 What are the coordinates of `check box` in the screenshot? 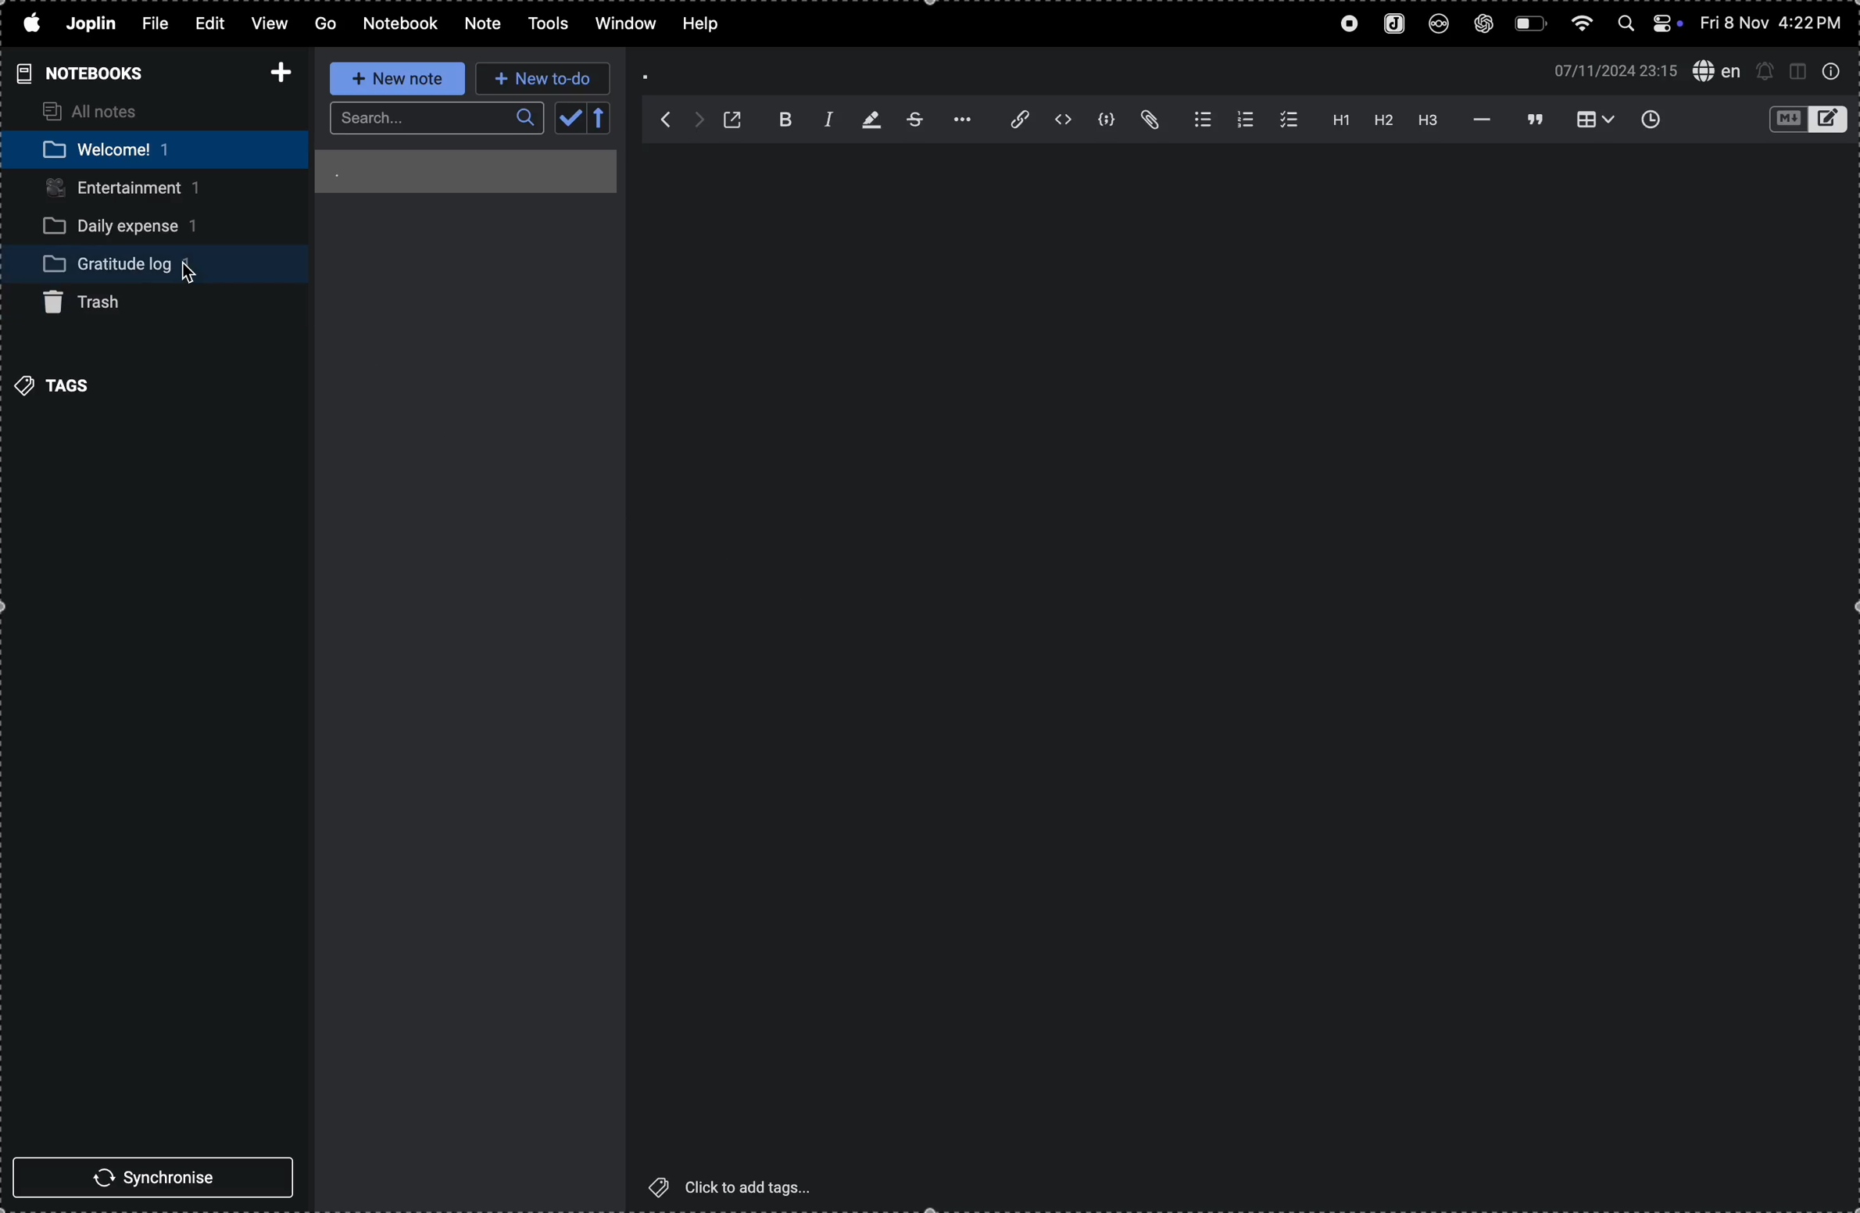 It's located at (1286, 119).